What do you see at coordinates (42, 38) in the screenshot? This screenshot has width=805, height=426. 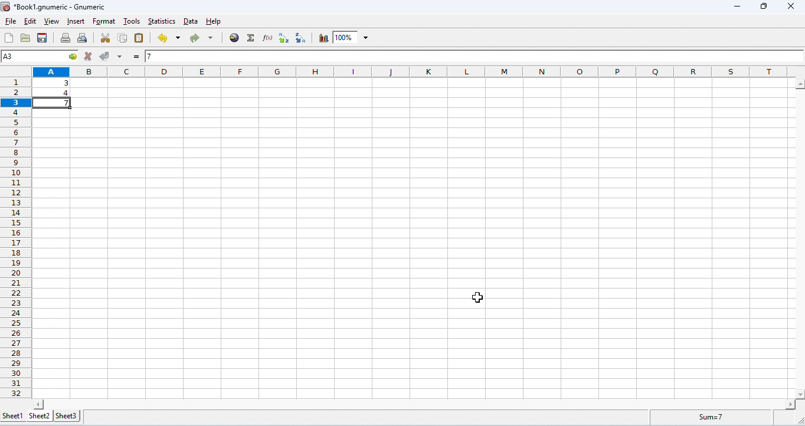 I see `save` at bounding box center [42, 38].